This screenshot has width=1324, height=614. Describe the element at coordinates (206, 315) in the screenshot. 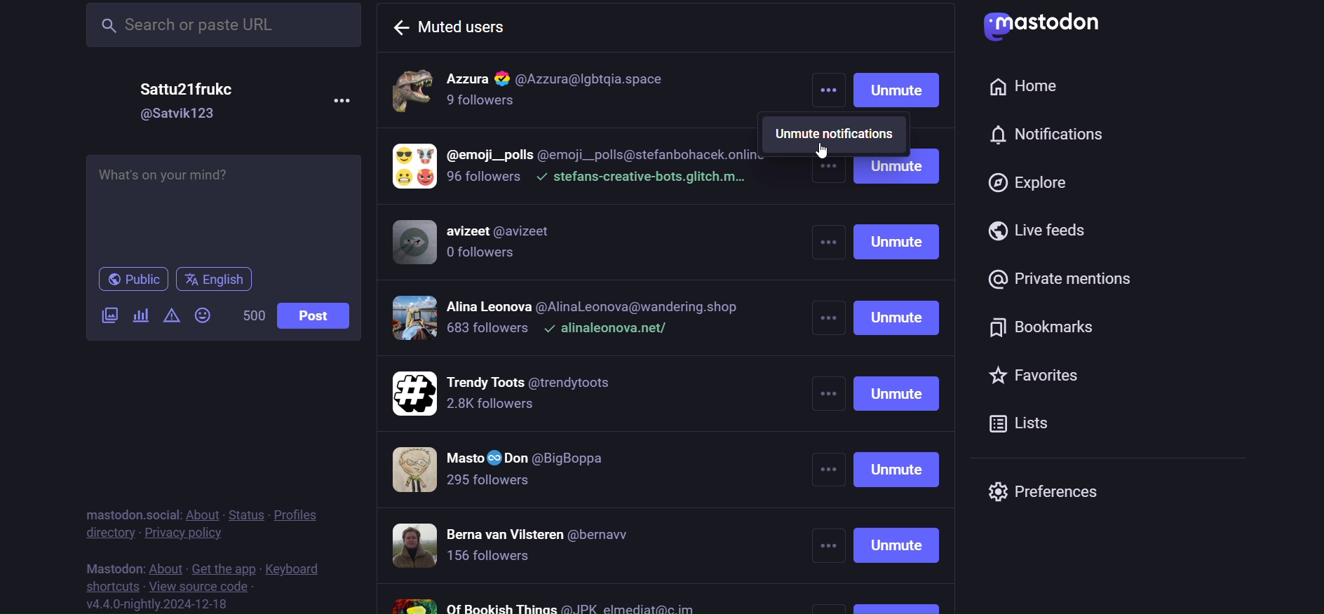

I see `emoji` at that location.